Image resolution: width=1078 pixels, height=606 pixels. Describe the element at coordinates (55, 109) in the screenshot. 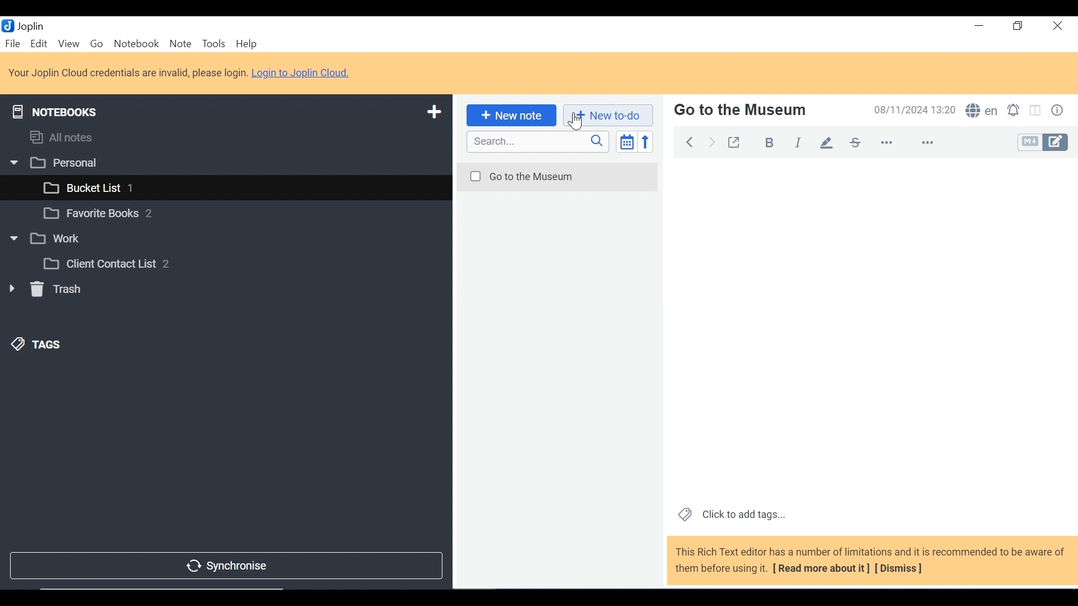

I see `Notebooks` at that location.